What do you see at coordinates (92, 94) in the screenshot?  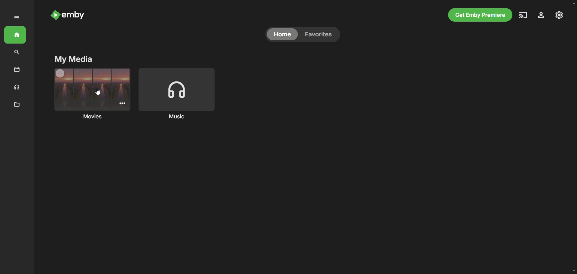 I see `movies` at bounding box center [92, 94].